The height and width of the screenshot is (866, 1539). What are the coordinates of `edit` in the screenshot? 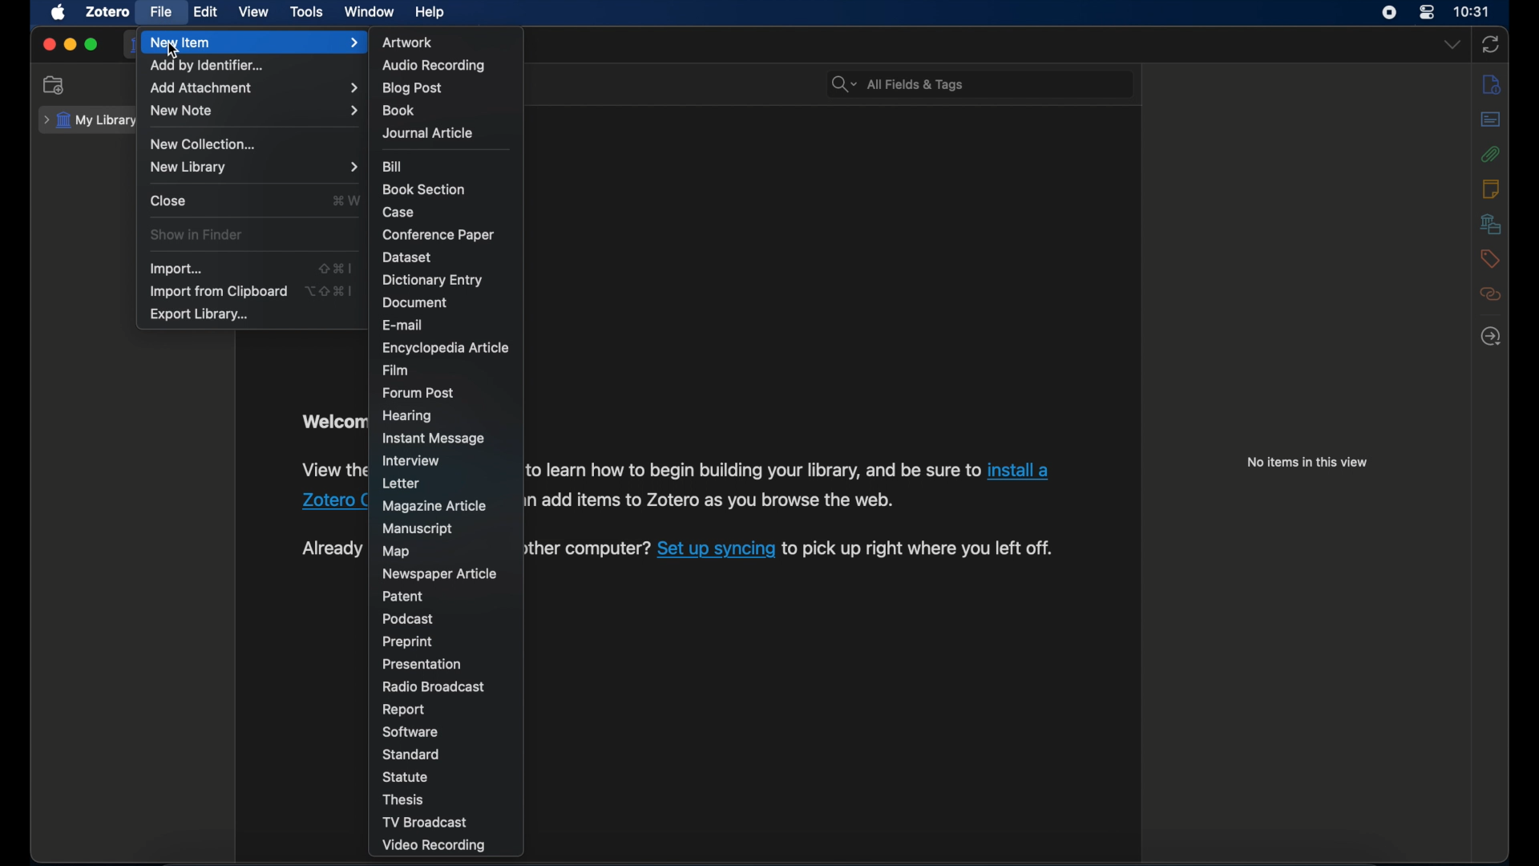 It's located at (205, 12).